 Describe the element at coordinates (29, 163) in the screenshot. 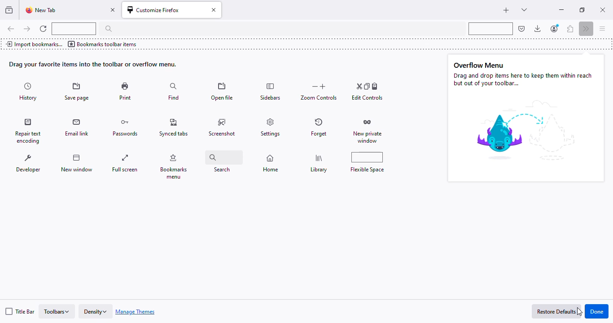

I see `developer` at that location.